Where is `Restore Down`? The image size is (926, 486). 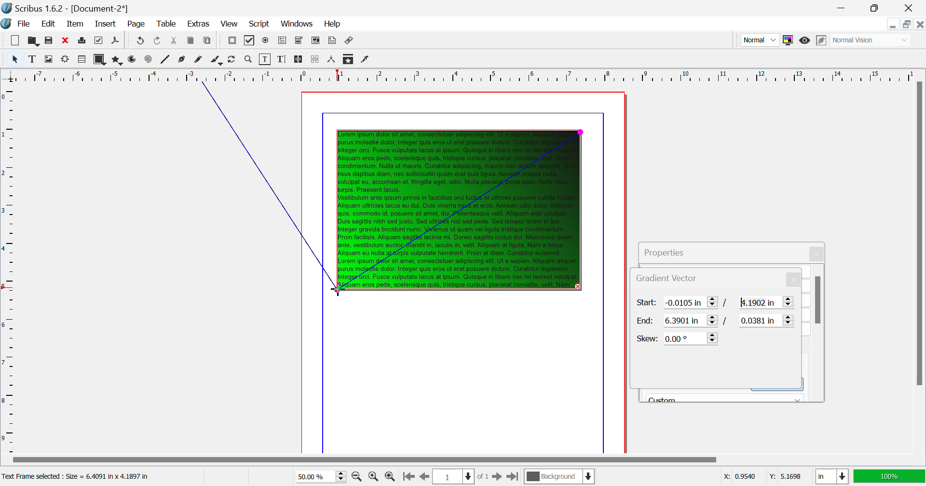
Restore Down is located at coordinates (894, 24).